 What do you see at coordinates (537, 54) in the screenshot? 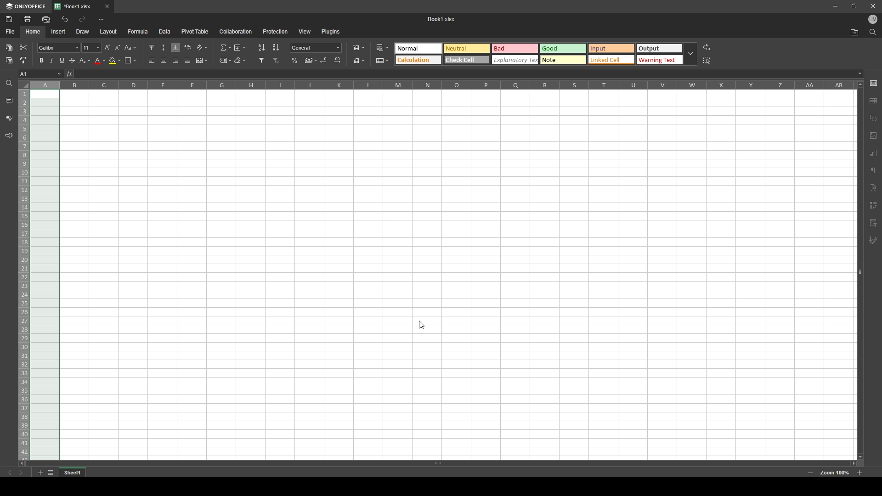
I see `theme selection` at bounding box center [537, 54].